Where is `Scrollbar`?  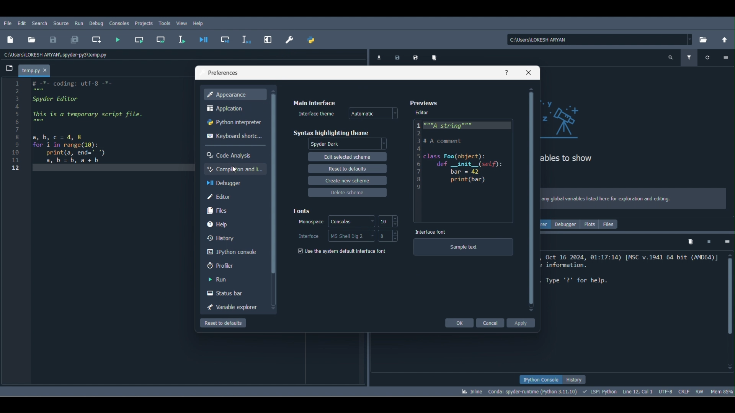
Scrollbar is located at coordinates (728, 309).